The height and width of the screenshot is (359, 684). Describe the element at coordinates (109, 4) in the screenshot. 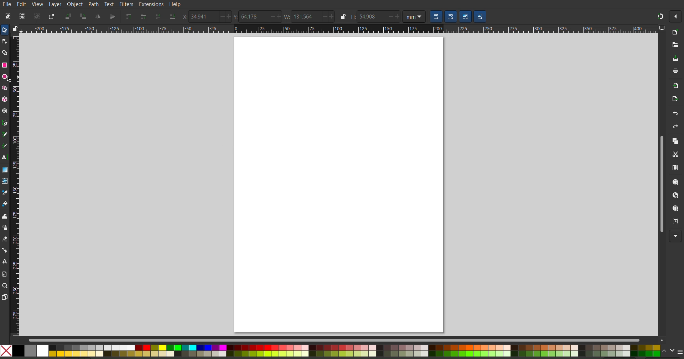

I see `Text` at that location.